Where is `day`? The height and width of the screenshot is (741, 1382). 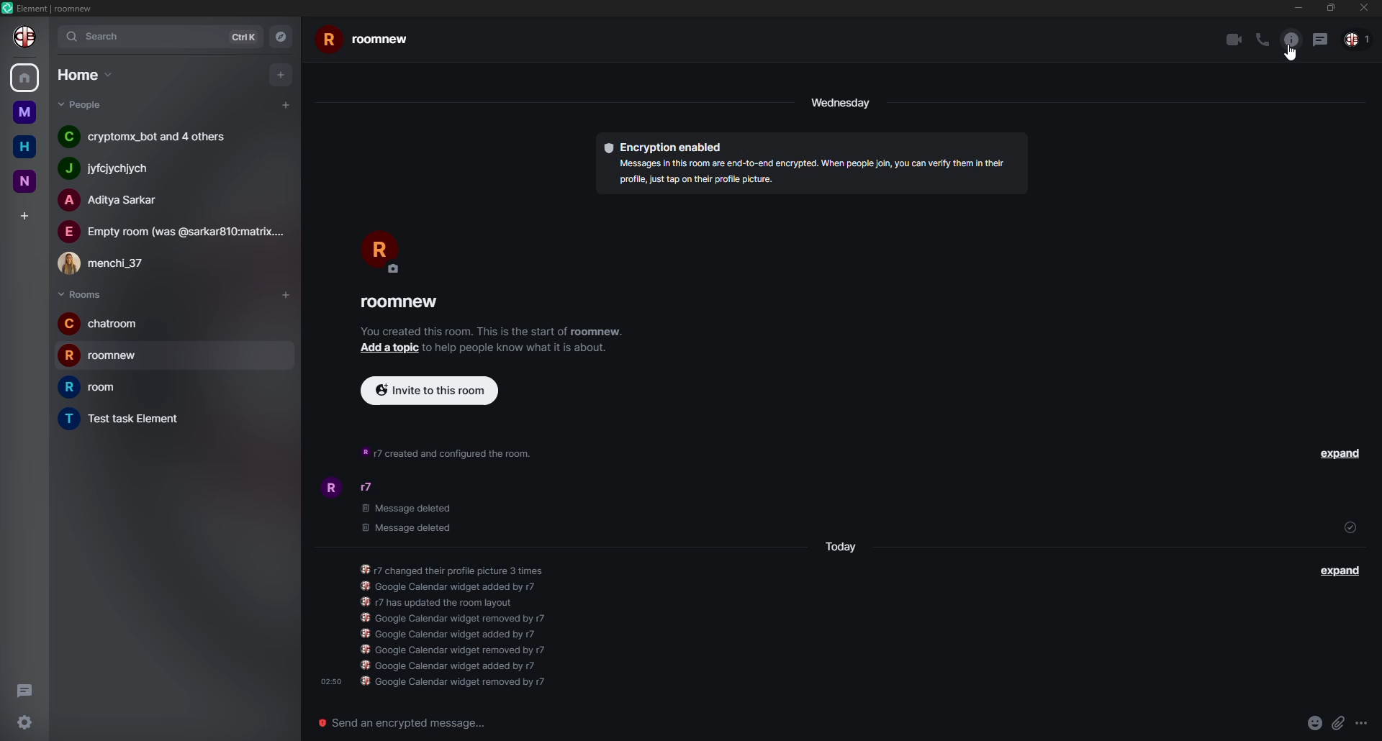 day is located at coordinates (841, 101).